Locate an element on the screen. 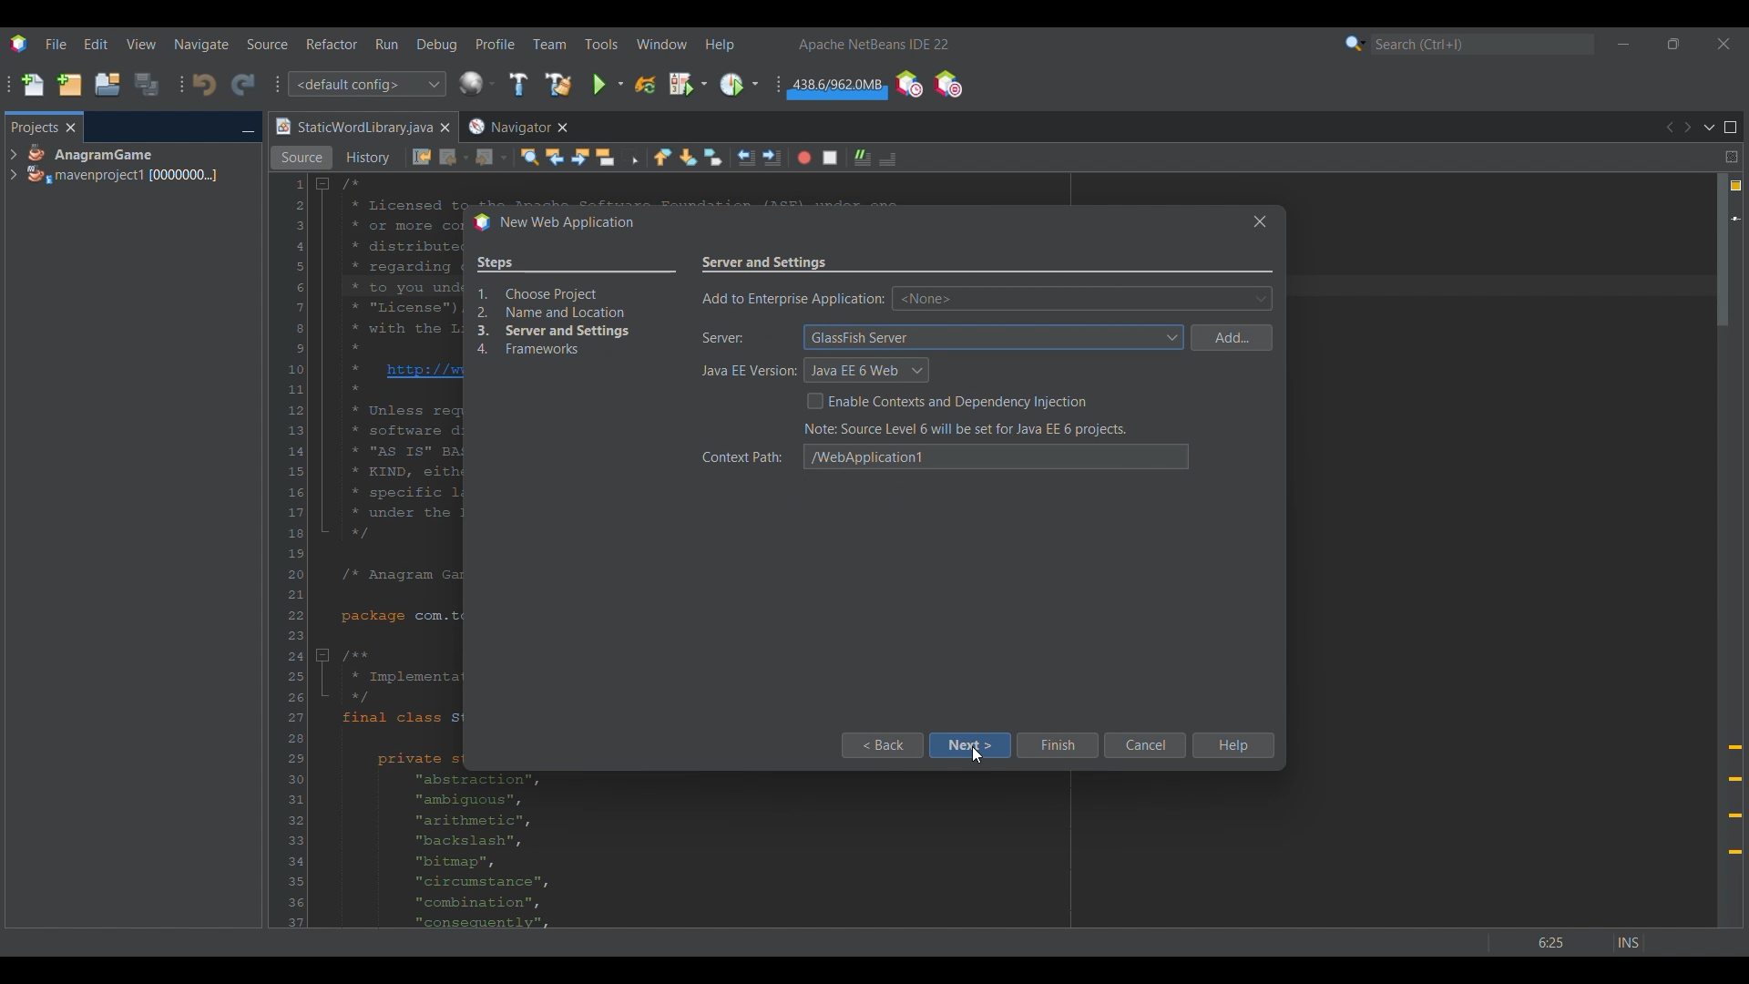 The height and width of the screenshot is (984, 1749). Start macro recording is located at coordinates (804, 158).